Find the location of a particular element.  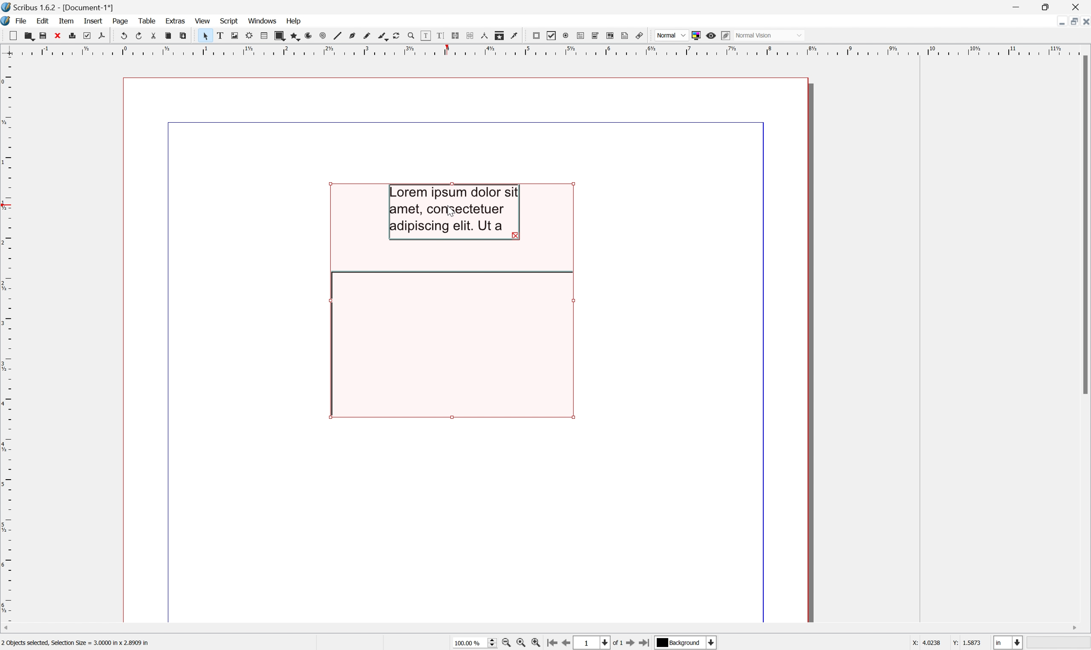

Normal is located at coordinates (670, 34).